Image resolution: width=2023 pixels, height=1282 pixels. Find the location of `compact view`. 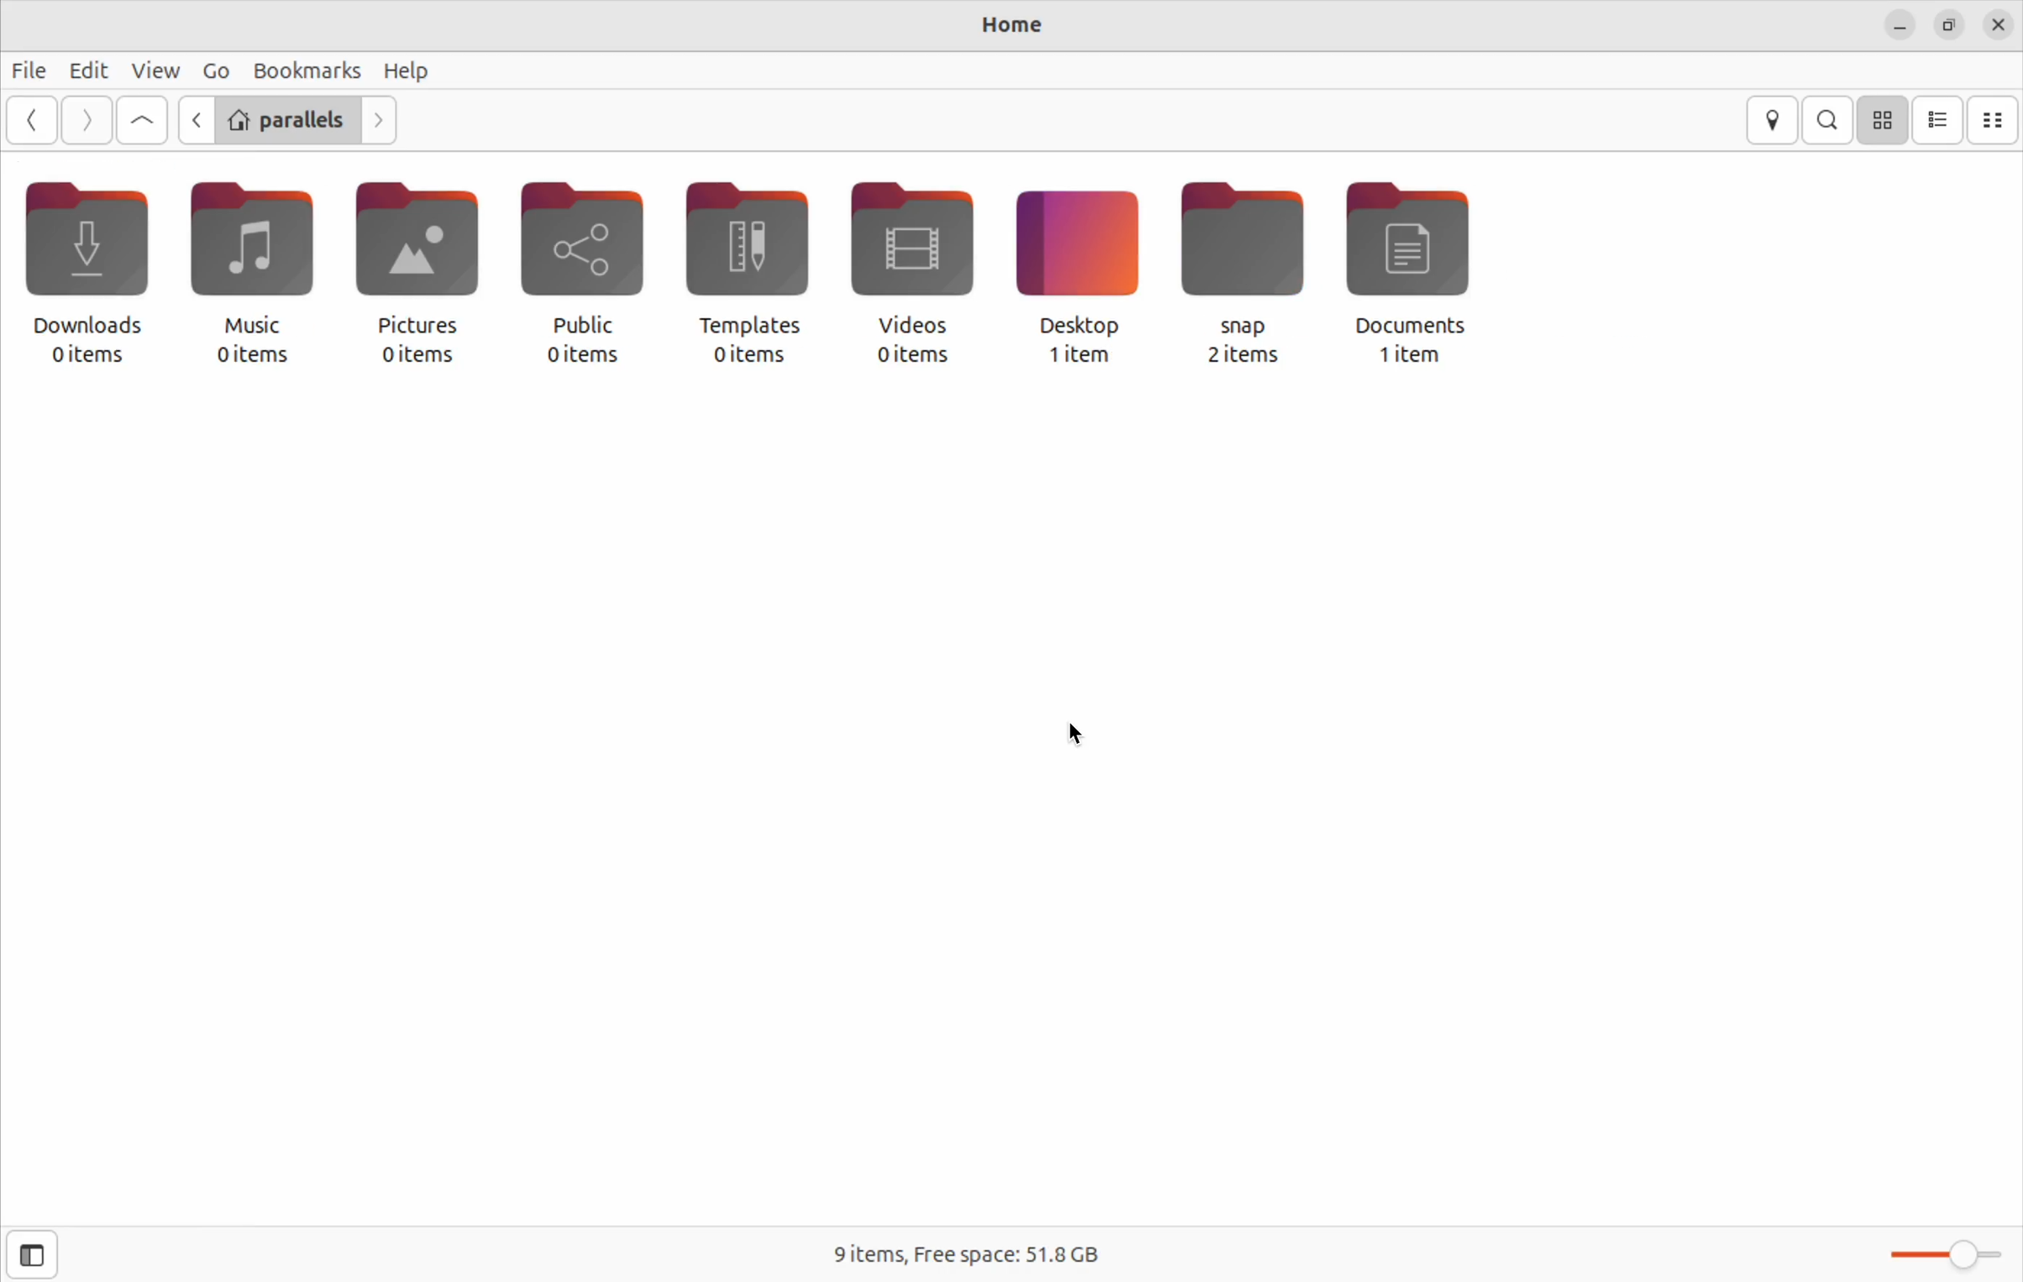

compact view is located at coordinates (1994, 119).